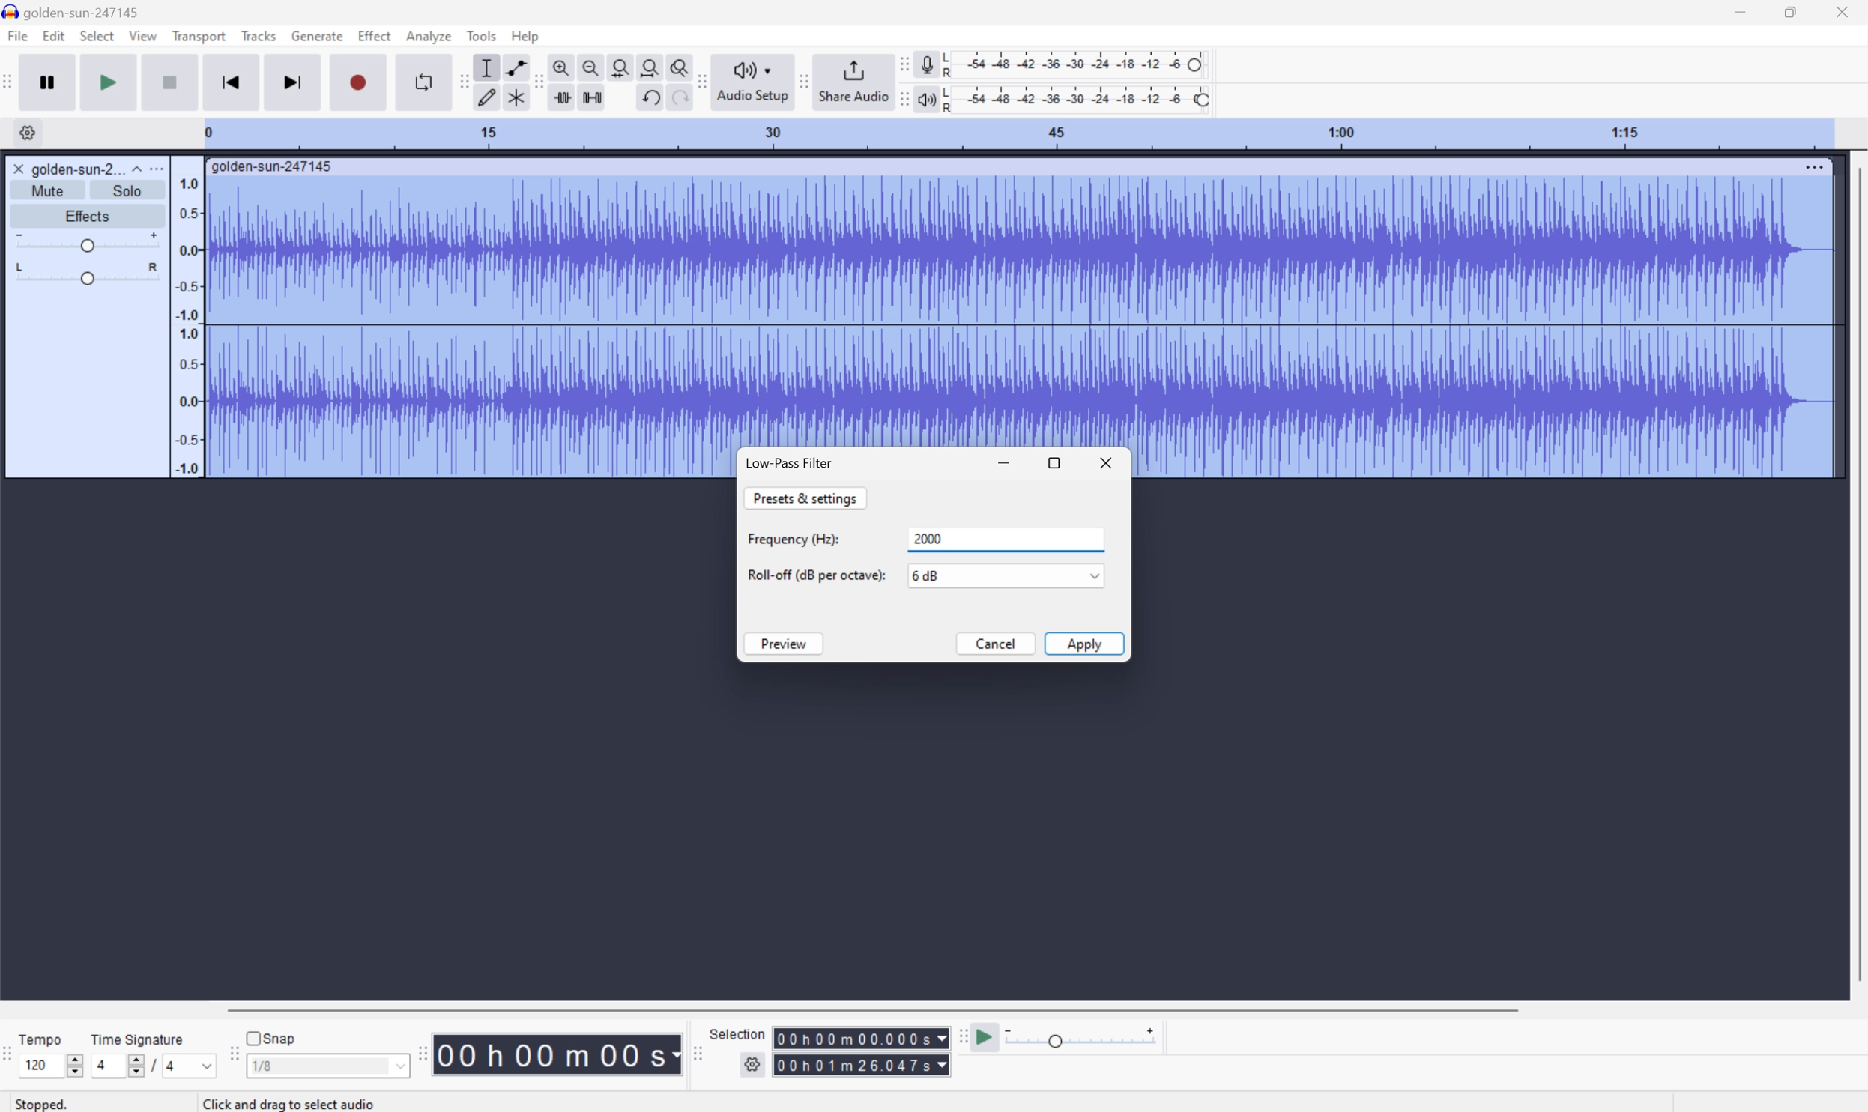  What do you see at coordinates (861, 1065) in the screenshot?
I see `Selection` at bounding box center [861, 1065].